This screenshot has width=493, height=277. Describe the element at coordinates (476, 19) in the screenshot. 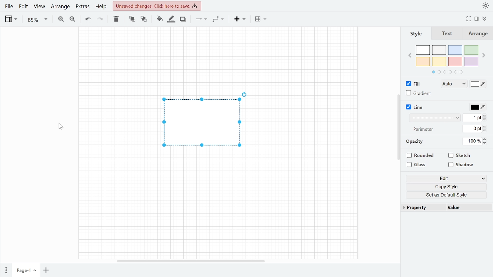

I see `Format` at that location.